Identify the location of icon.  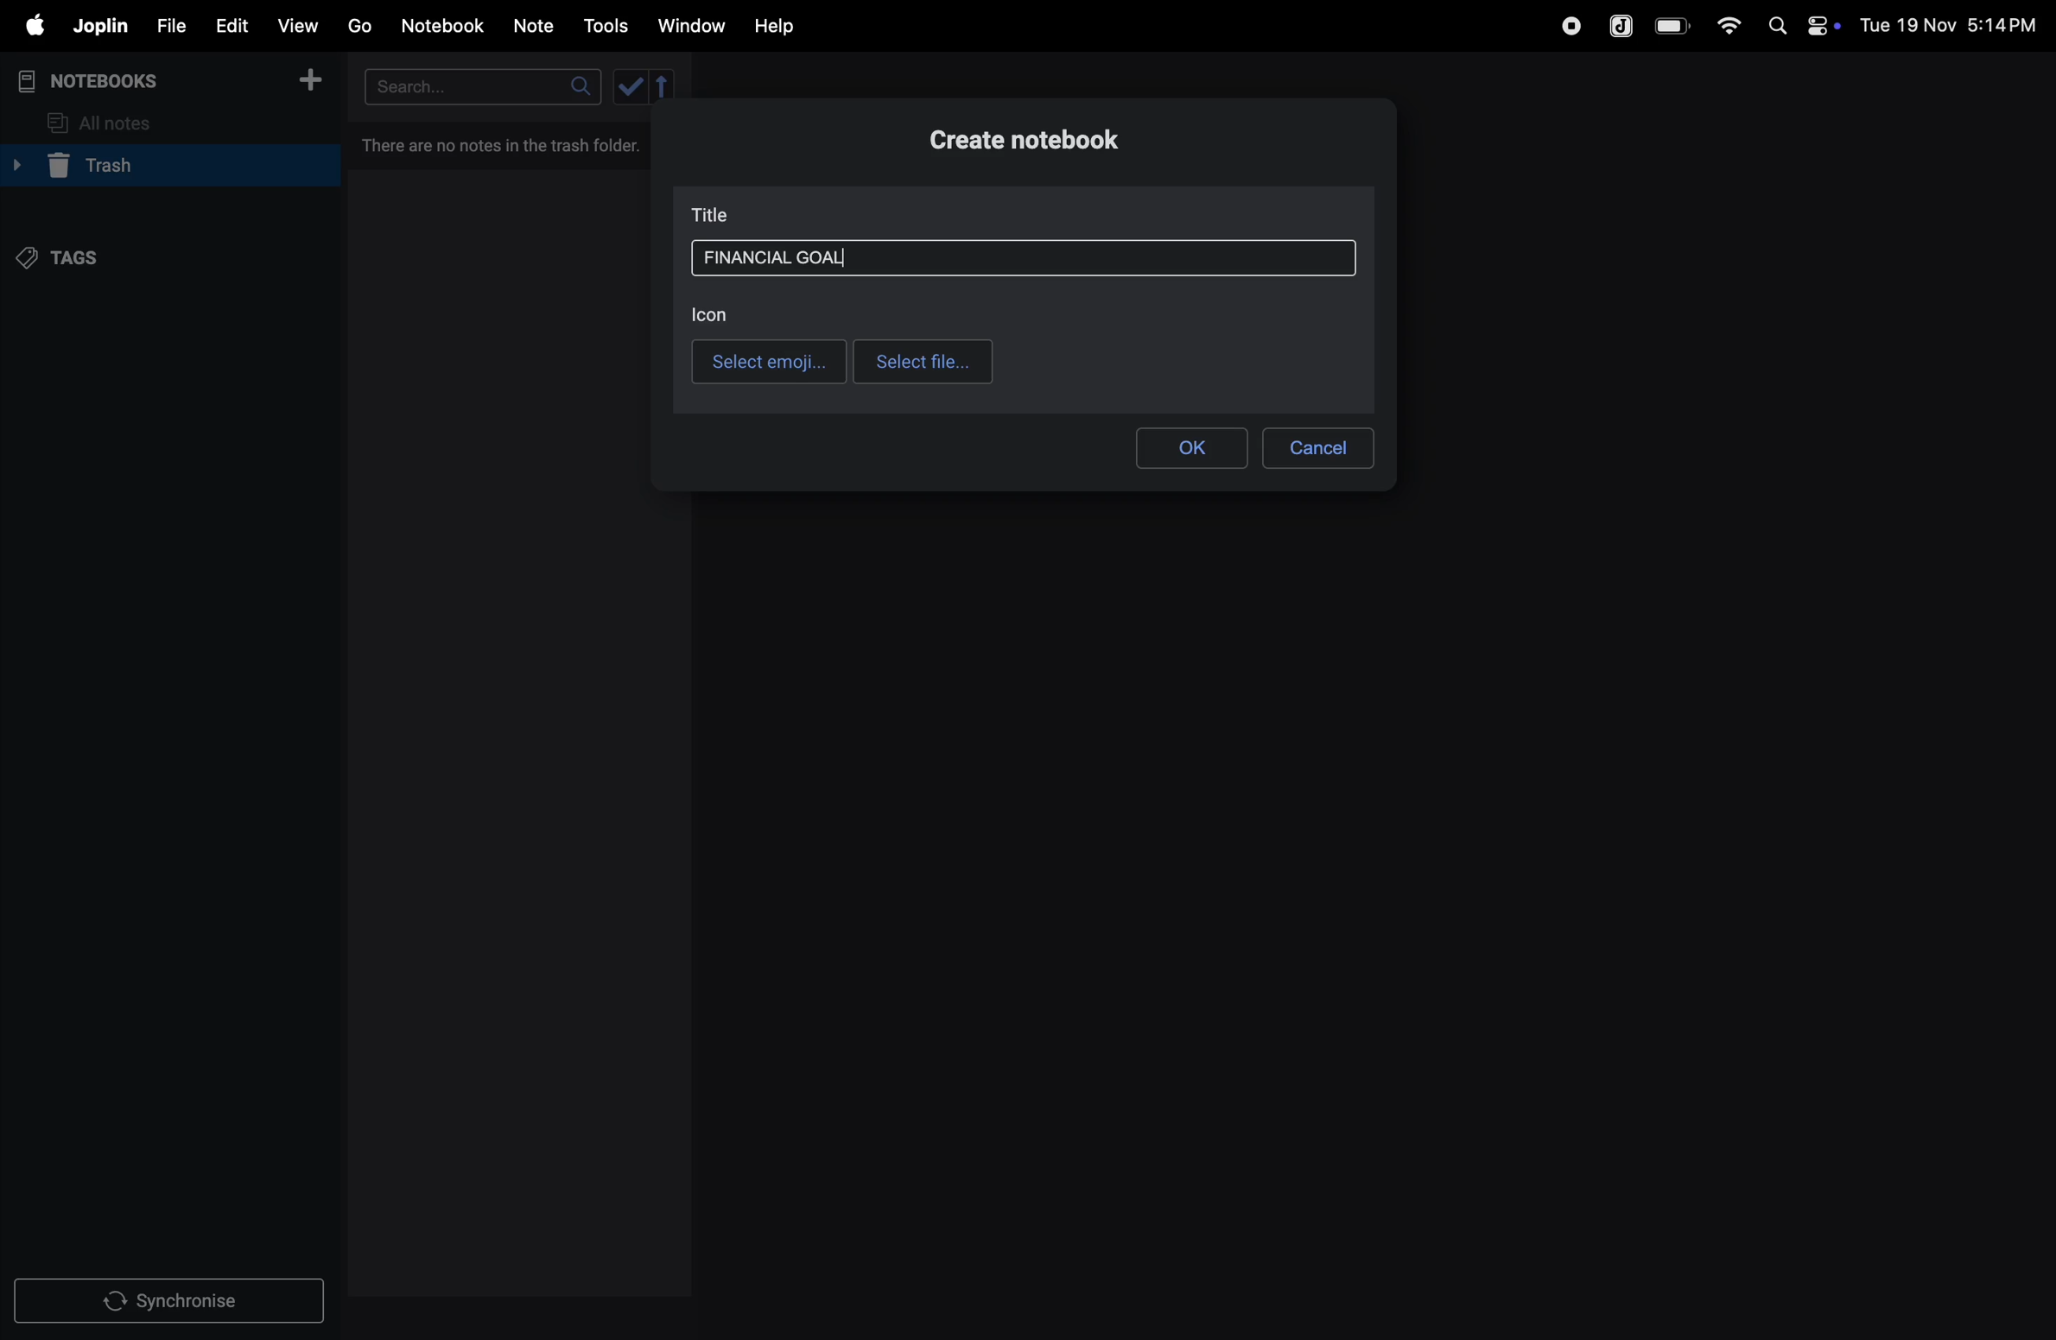
(719, 313).